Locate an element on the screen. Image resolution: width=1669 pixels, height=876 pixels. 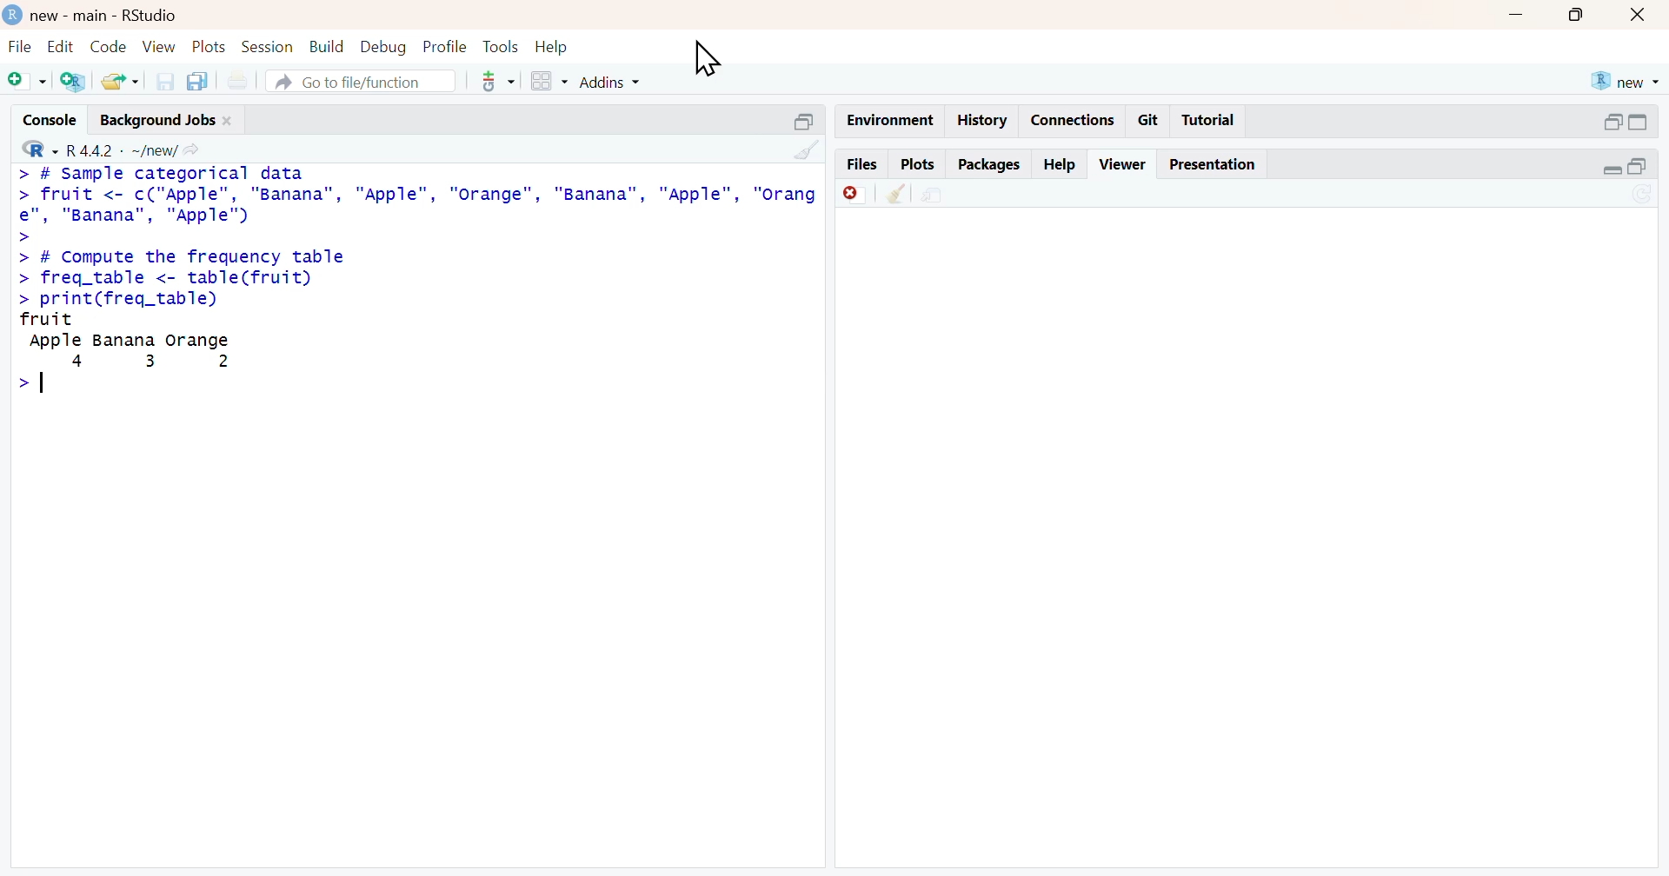
plots is located at coordinates (209, 48).